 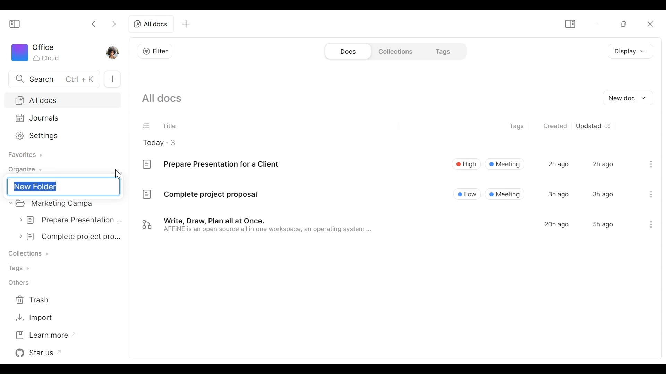 I want to click on Favorites, so click(x=24, y=155).